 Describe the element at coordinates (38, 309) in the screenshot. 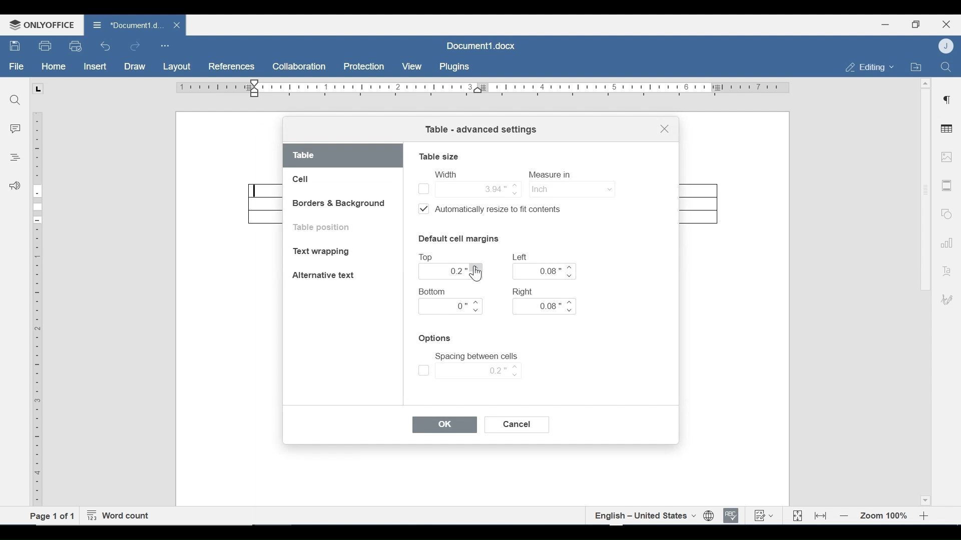

I see `Vertical Ruler` at that location.